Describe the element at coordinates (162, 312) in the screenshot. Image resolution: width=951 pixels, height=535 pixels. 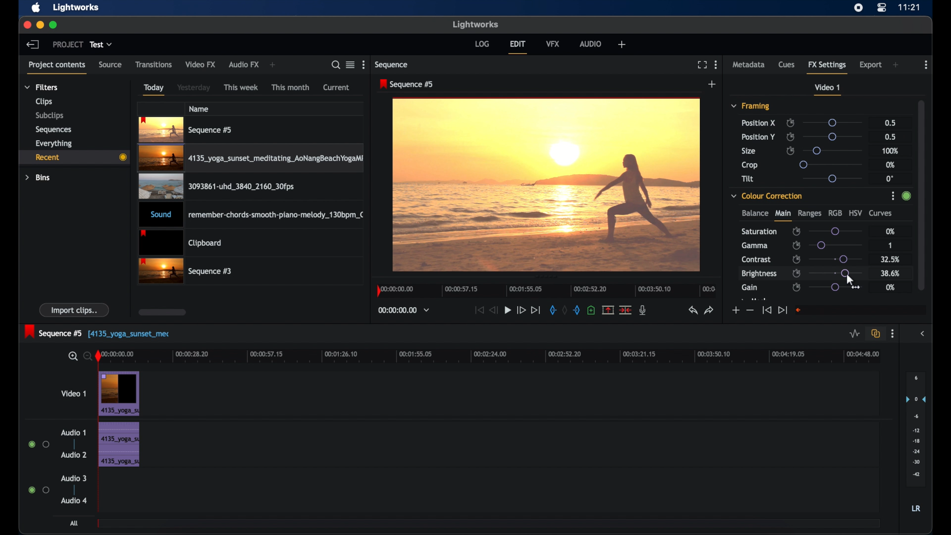
I see `scroll box` at that location.